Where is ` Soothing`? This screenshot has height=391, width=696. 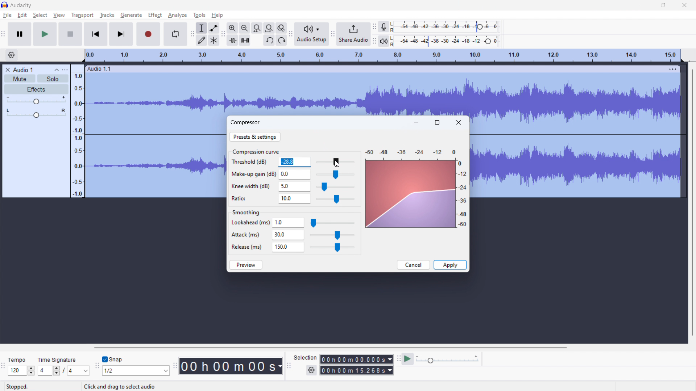
 Soothing is located at coordinates (249, 211).